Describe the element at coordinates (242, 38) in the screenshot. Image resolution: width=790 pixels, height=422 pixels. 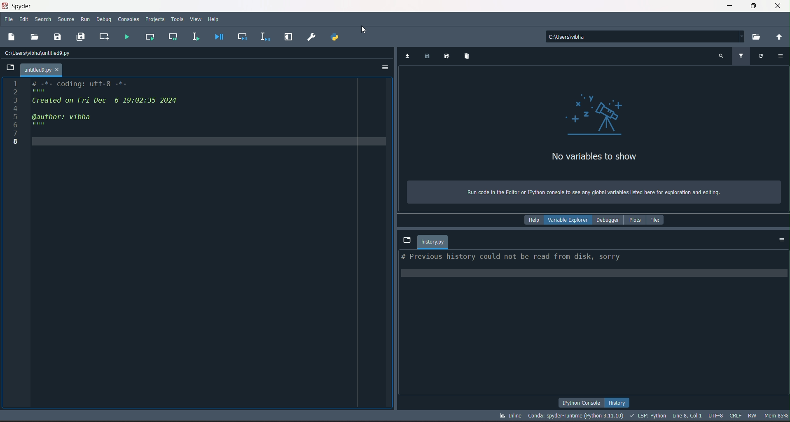
I see `debug cell` at that location.